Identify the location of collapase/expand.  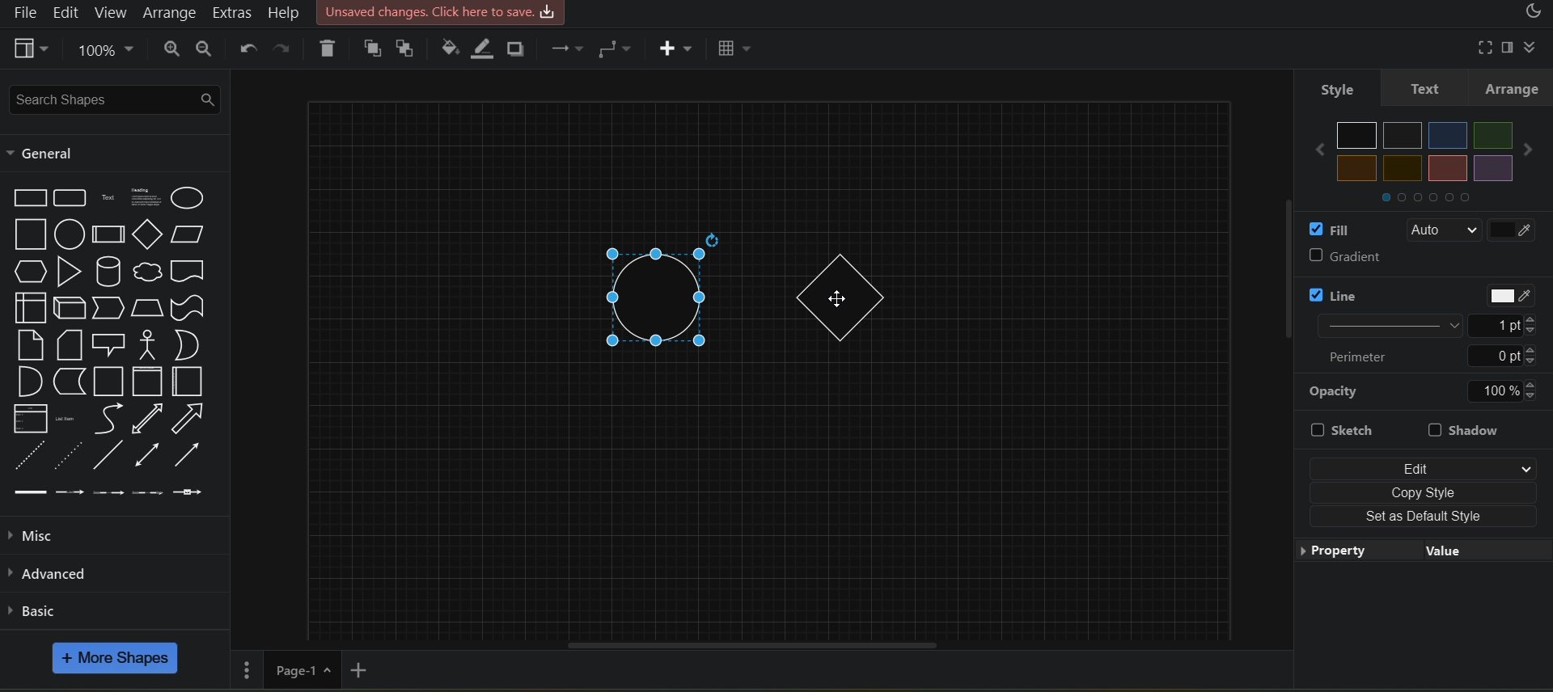
(1529, 45).